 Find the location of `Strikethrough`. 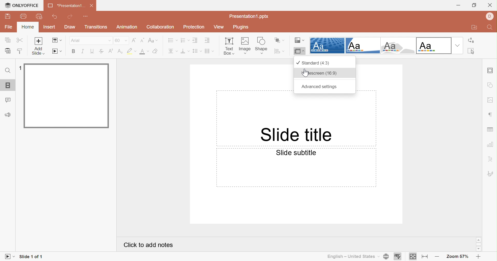

Strikethrough is located at coordinates (100, 51).